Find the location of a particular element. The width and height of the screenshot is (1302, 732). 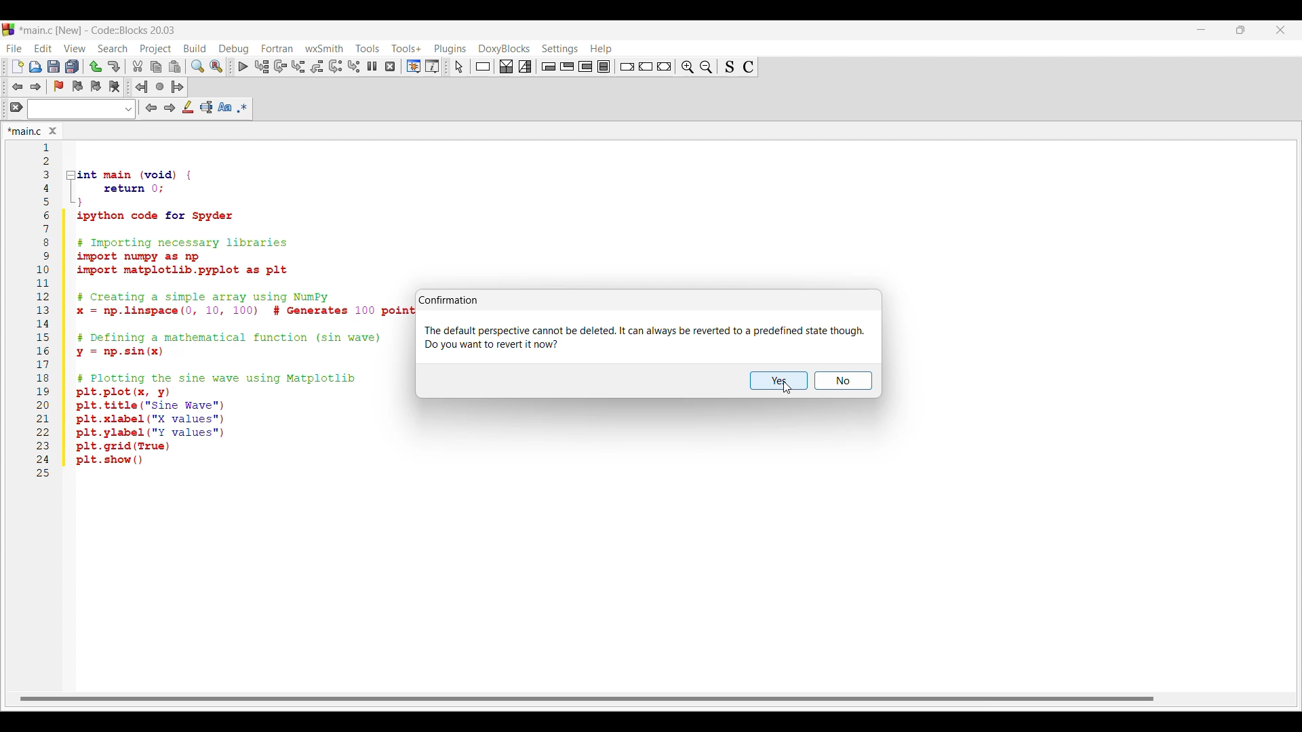

Selection is located at coordinates (525, 66).